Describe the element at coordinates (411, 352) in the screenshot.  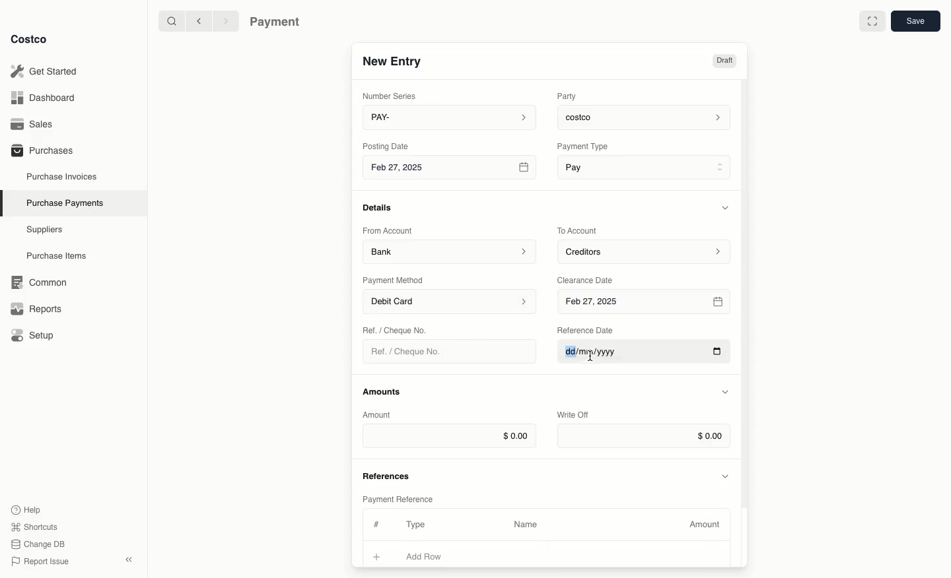
I see `Ref. / Cheque No.` at that location.